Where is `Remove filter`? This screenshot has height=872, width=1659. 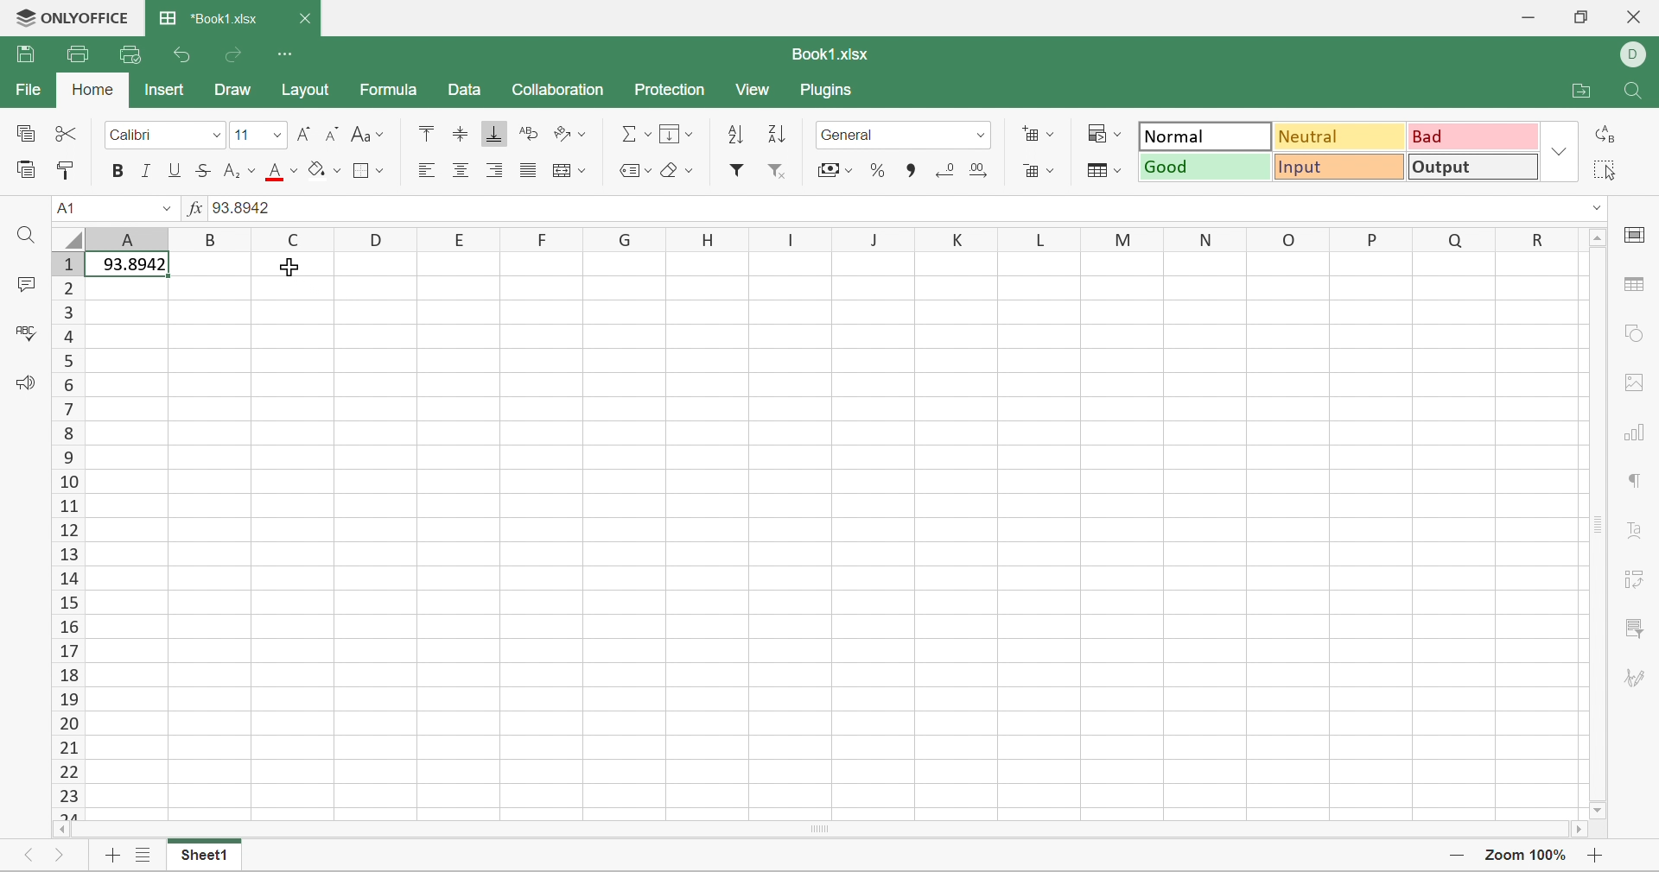
Remove filter is located at coordinates (781, 170).